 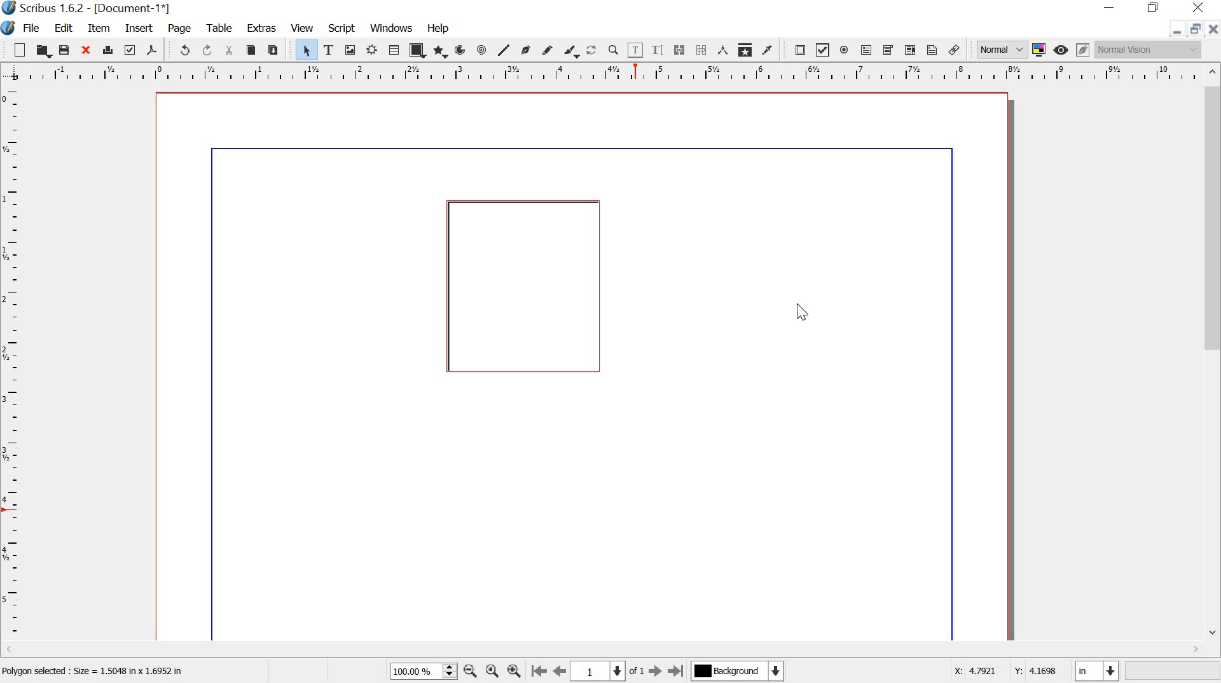 I want to click on paste, so click(x=276, y=51).